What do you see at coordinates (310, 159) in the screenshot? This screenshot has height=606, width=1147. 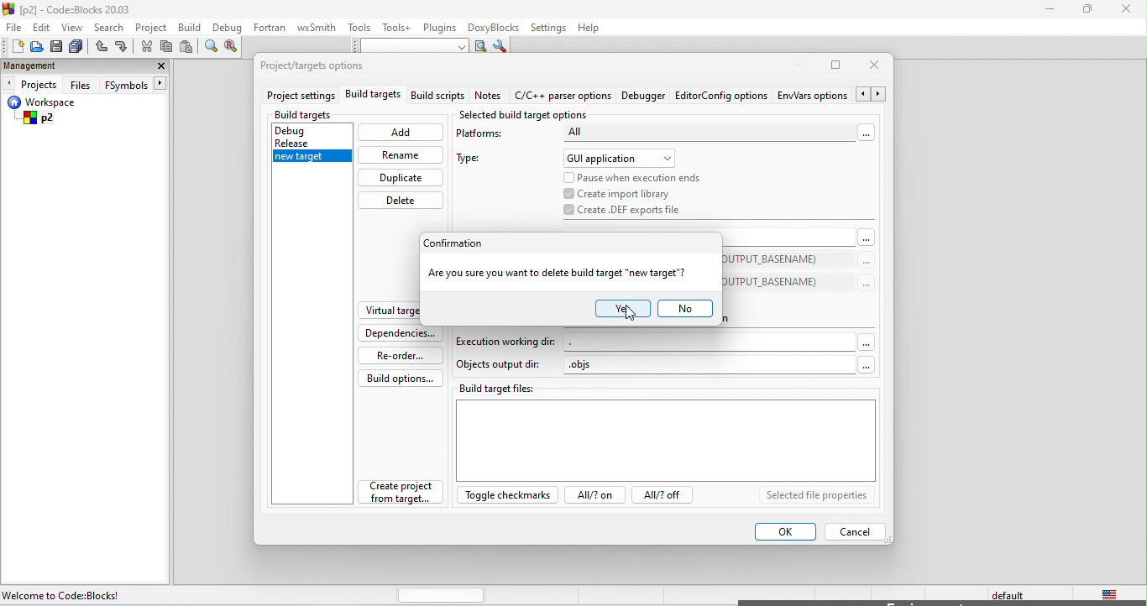 I see `new target` at bounding box center [310, 159].